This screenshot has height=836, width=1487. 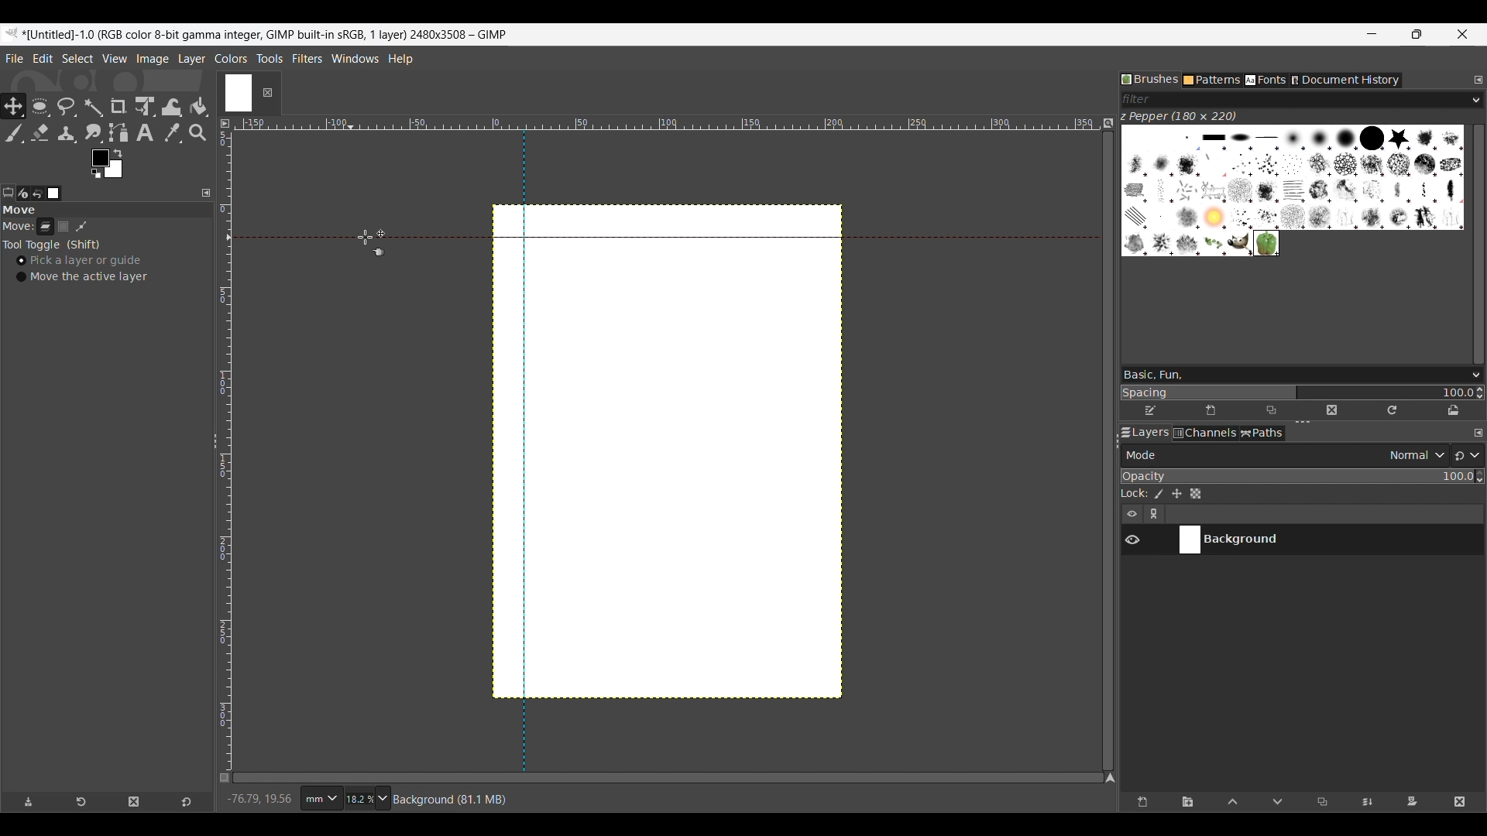 I want to click on Edit menu, so click(x=43, y=58).